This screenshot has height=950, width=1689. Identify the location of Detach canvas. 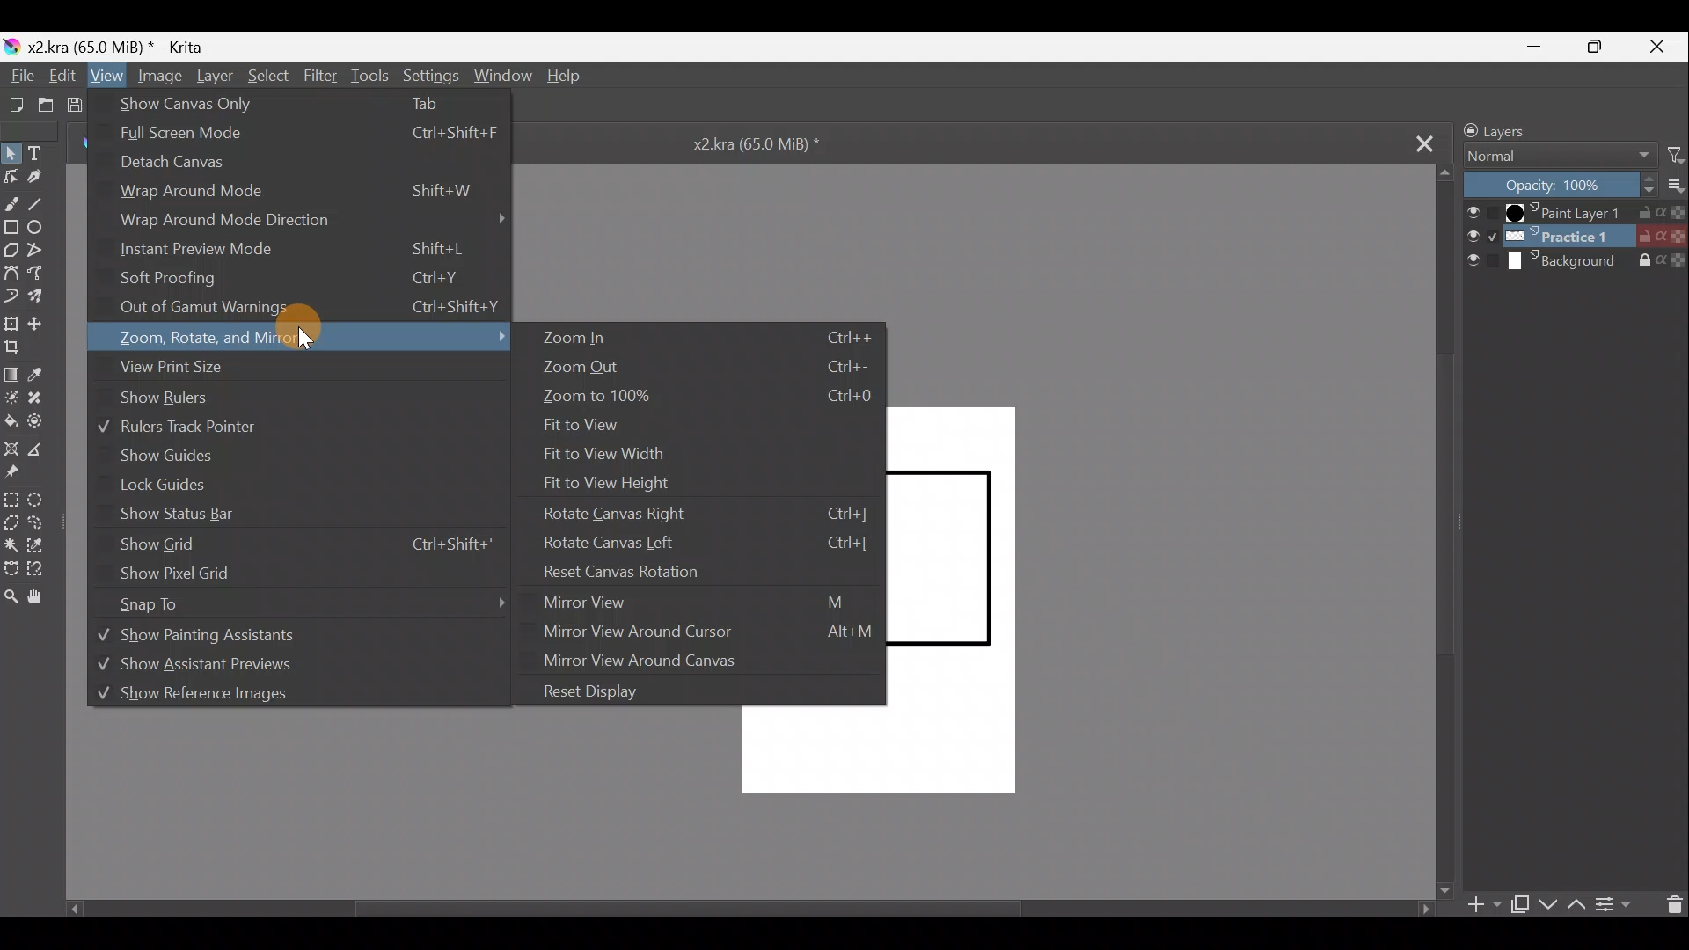
(183, 168).